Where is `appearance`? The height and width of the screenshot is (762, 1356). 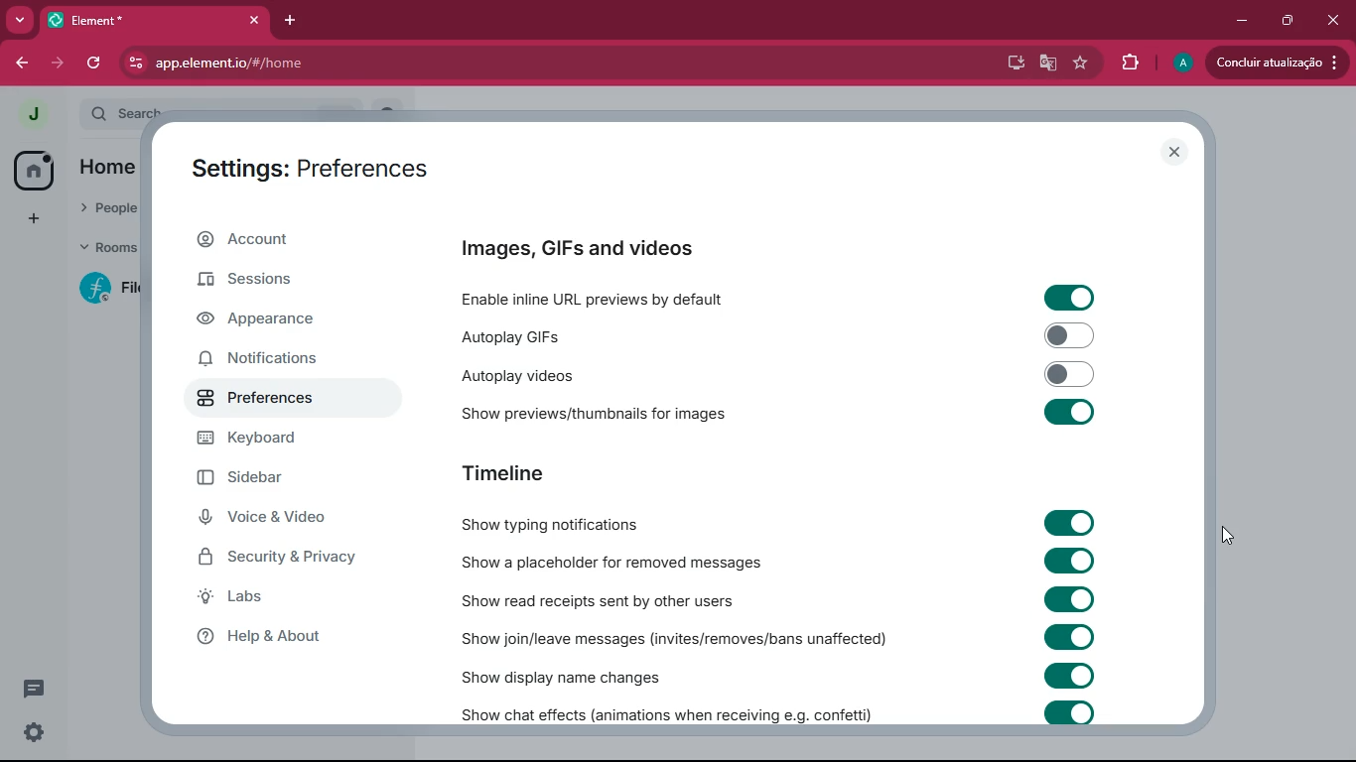
appearance is located at coordinates (274, 320).